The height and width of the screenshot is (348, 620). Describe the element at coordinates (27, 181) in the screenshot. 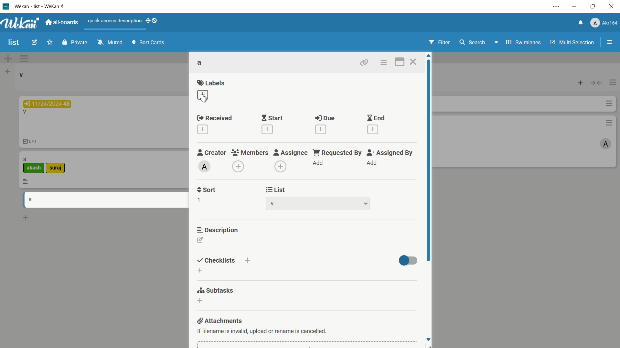

I see `more` at that location.